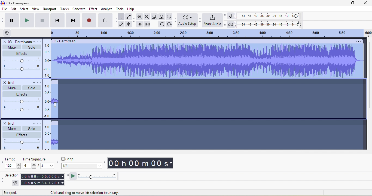  Describe the element at coordinates (32, 123) in the screenshot. I see `collapse` at that location.